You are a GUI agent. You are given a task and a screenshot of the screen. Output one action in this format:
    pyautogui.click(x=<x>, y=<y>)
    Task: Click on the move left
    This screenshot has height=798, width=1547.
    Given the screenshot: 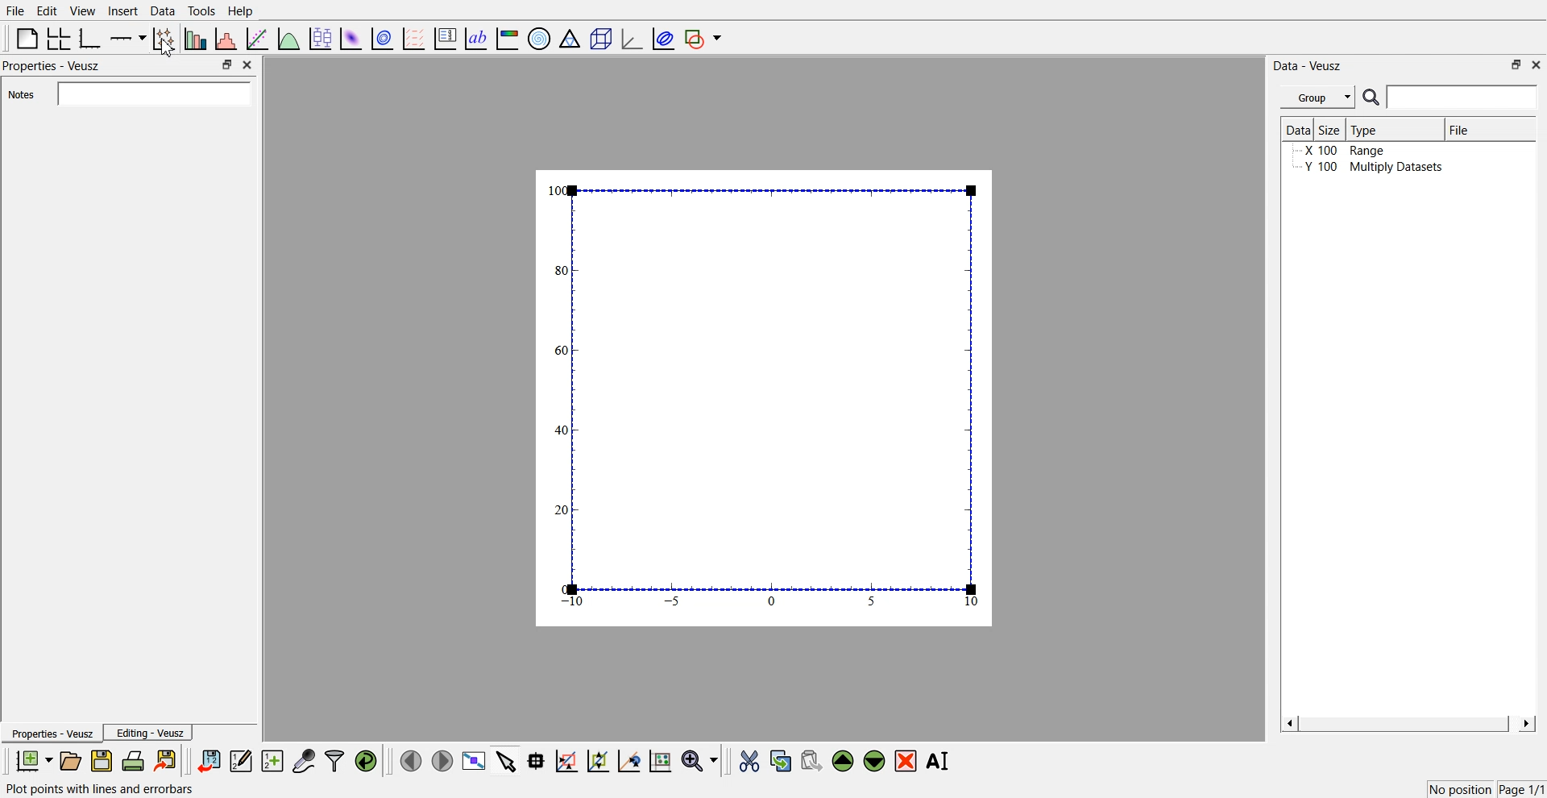 What is the action you would take?
    pyautogui.click(x=411, y=760)
    